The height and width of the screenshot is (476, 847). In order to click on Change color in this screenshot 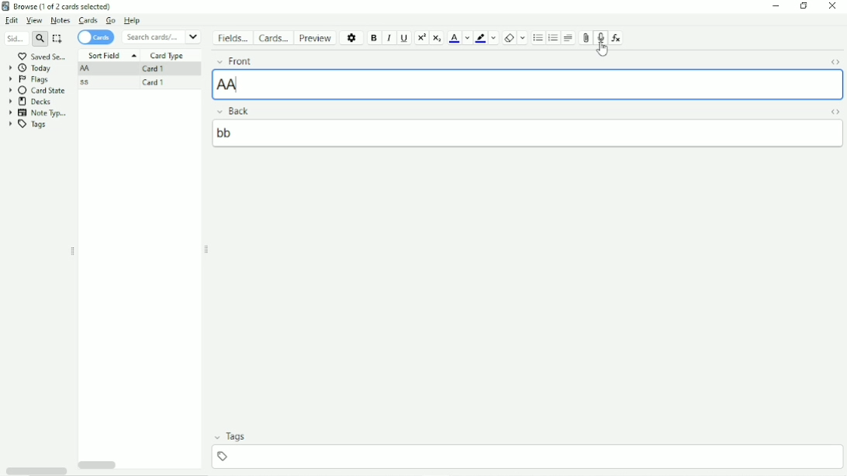, I will do `click(468, 37)`.